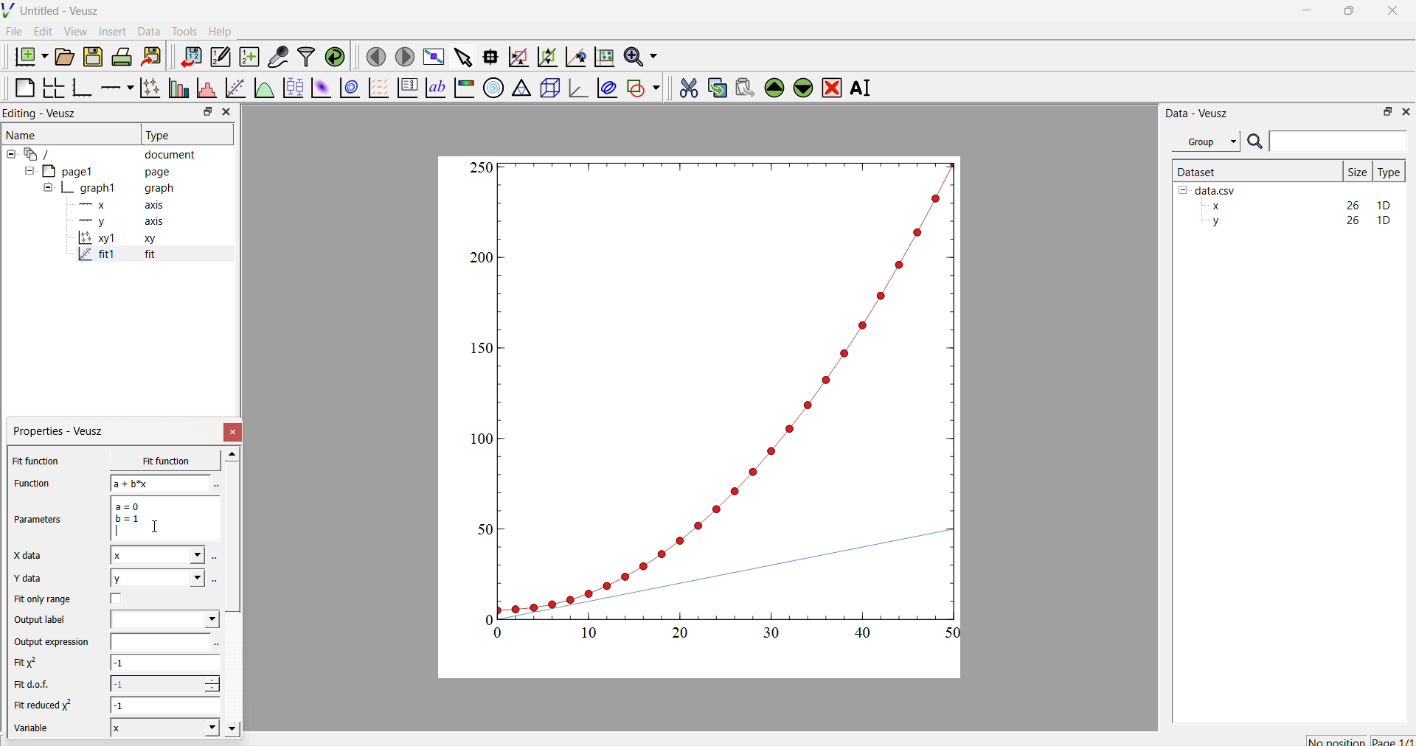  I want to click on Untitled - Veusz, so click(54, 10).